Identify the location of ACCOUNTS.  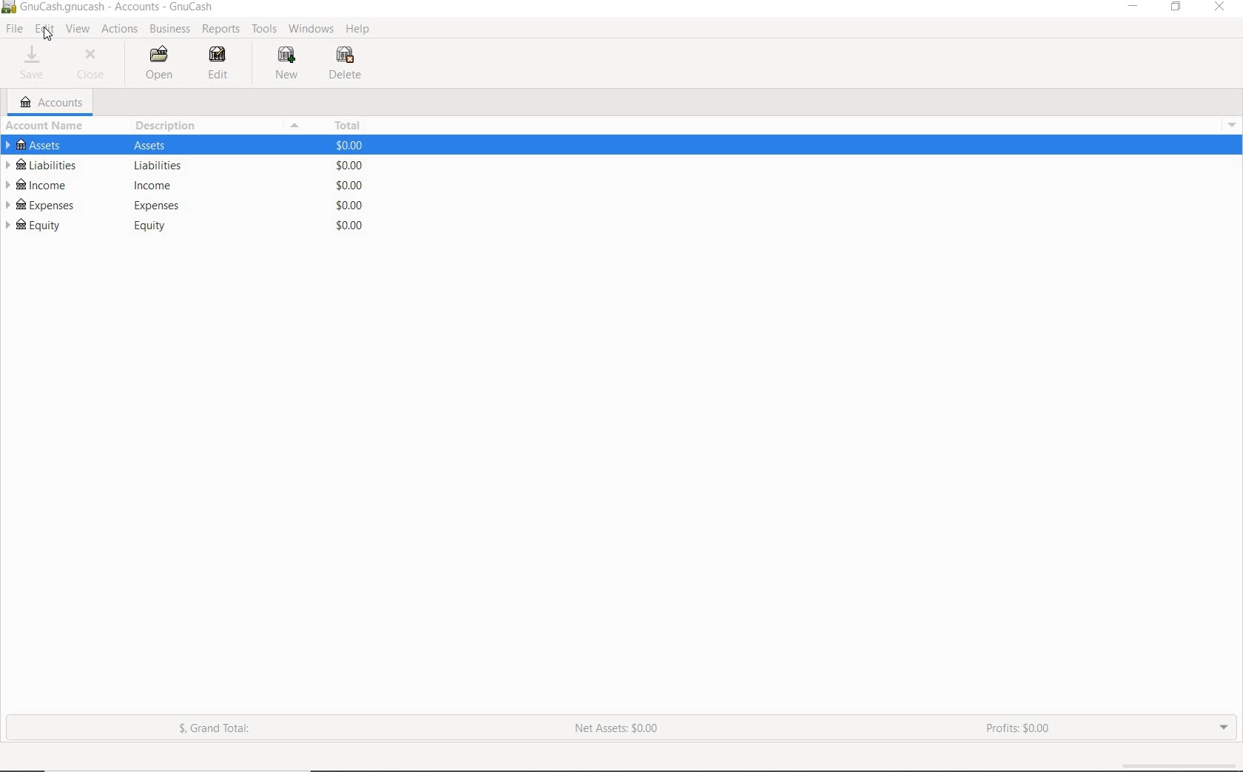
(55, 101).